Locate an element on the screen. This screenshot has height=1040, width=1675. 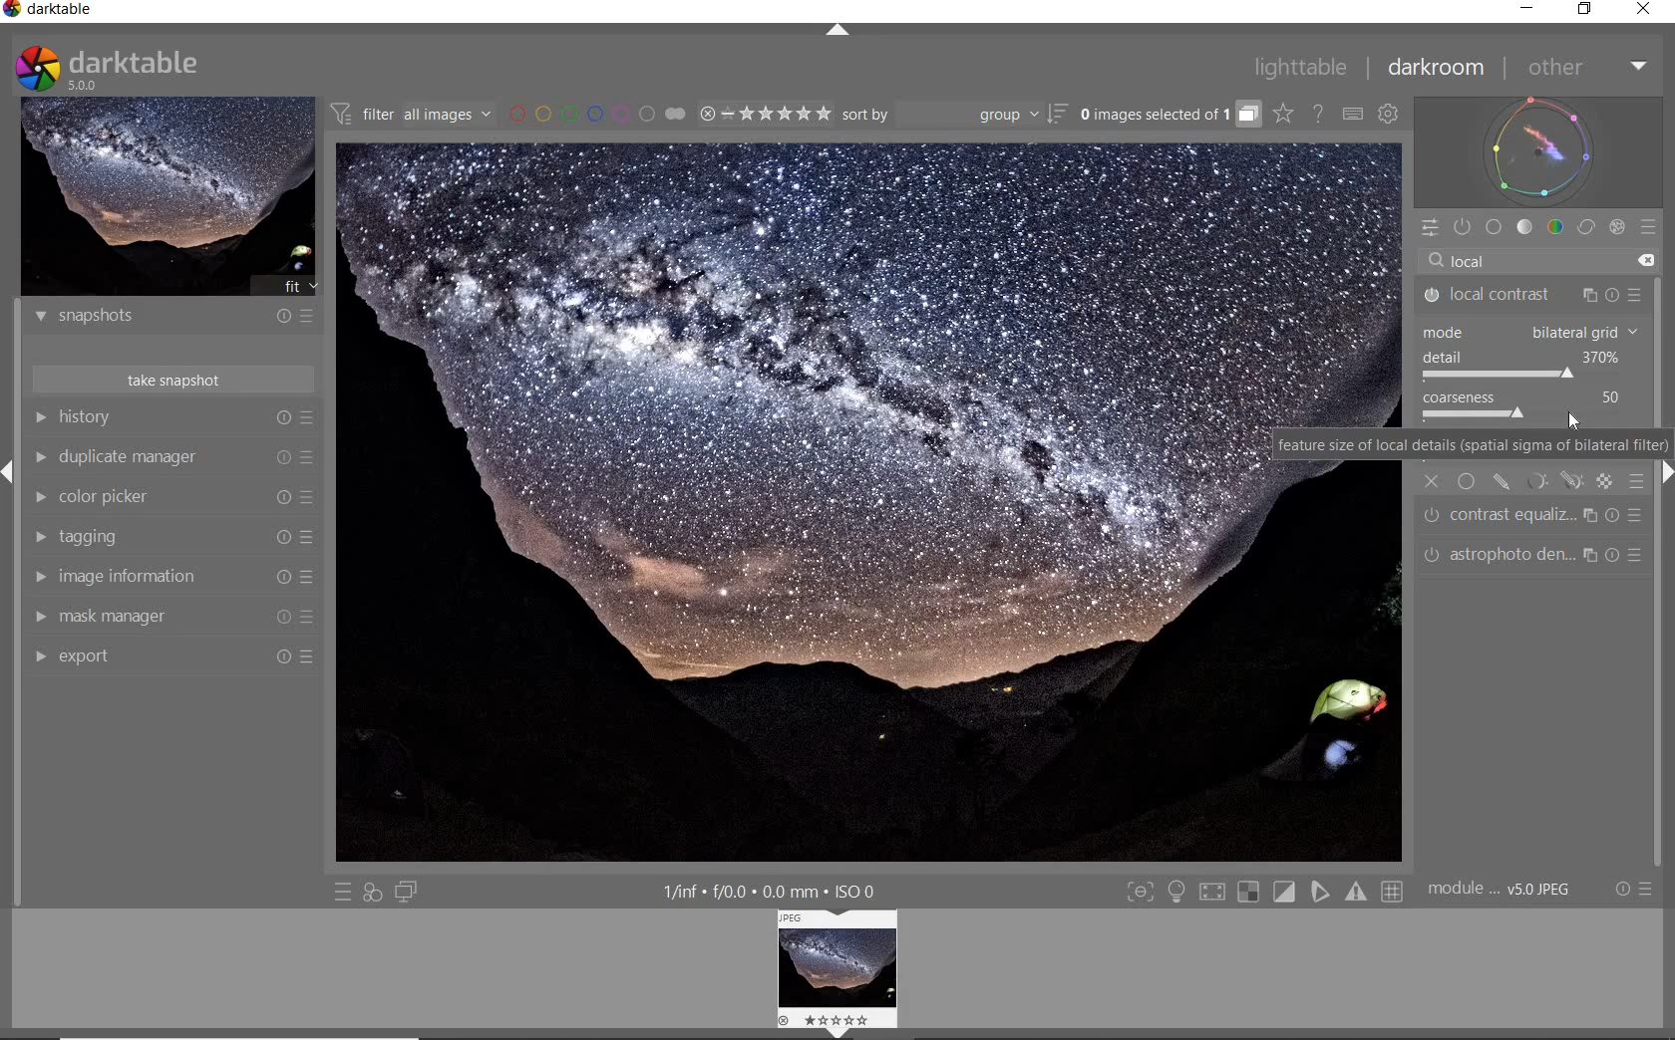
LIGHTTABLE is located at coordinates (1311, 66).